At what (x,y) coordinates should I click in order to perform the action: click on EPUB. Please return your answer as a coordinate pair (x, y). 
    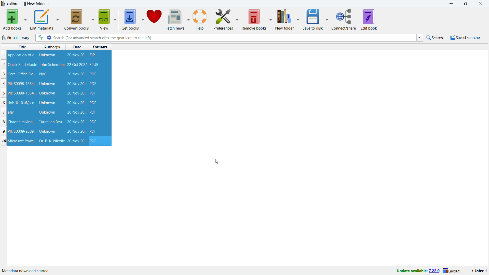
    Looking at the image, I should click on (95, 64).